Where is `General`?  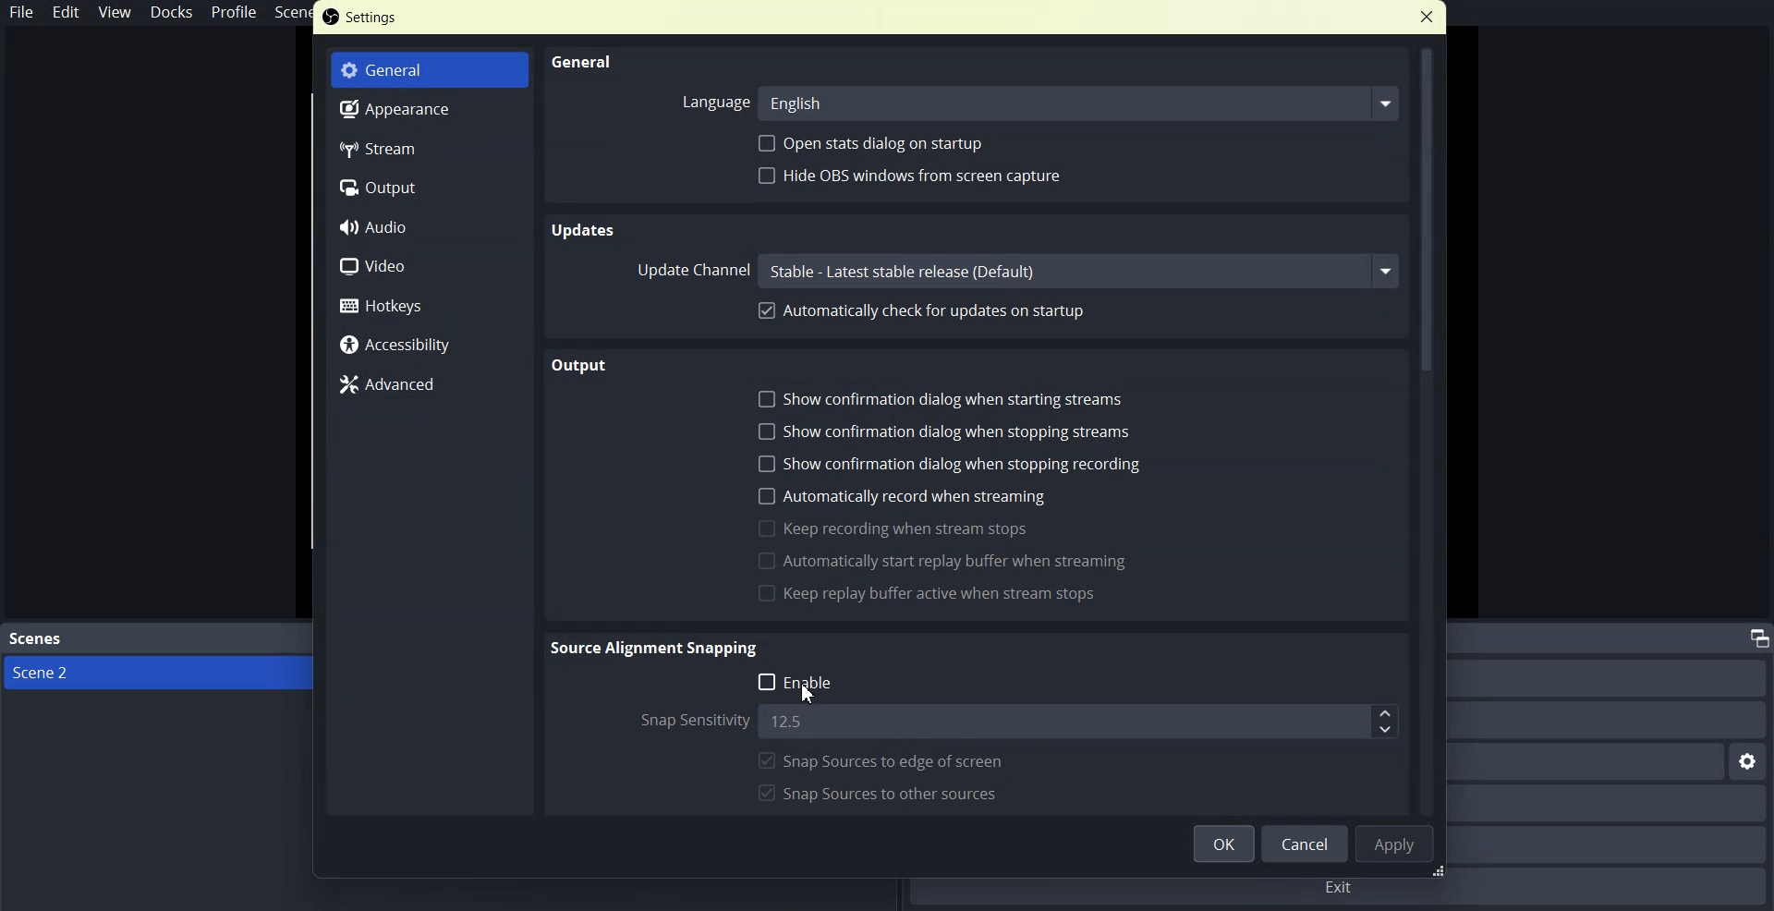 General is located at coordinates (430, 71).